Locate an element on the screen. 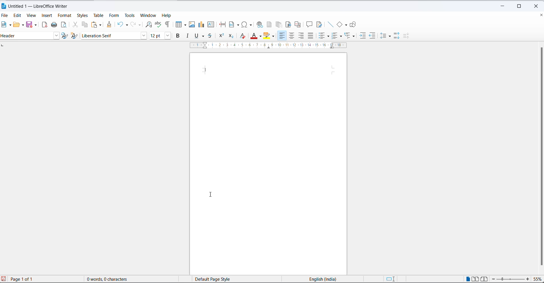  print preview is located at coordinates (64, 25).